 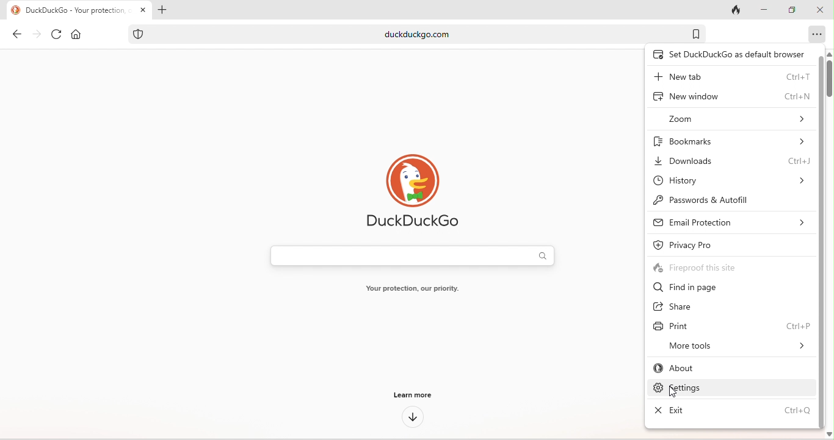 What do you see at coordinates (78, 10) in the screenshot?
I see `duckduckgo-your protection our priority` at bounding box center [78, 10].